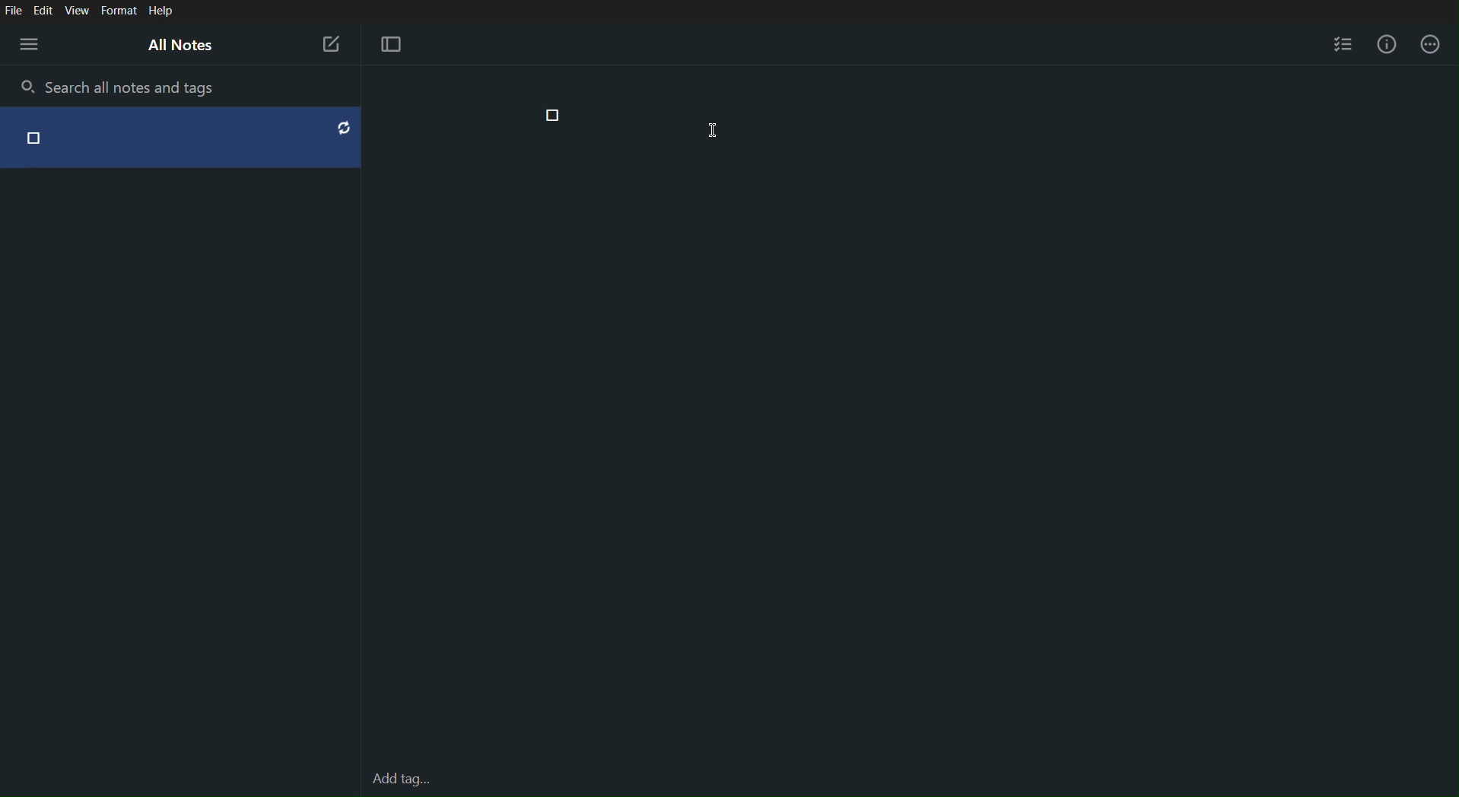 The height and width of the screenshot is (797, 1459). Describe the element at coordinates (118, 11) in the screenshot. I see `Format` at that location.